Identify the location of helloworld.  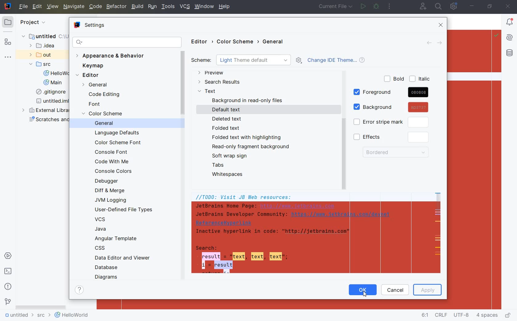
(71, 316).